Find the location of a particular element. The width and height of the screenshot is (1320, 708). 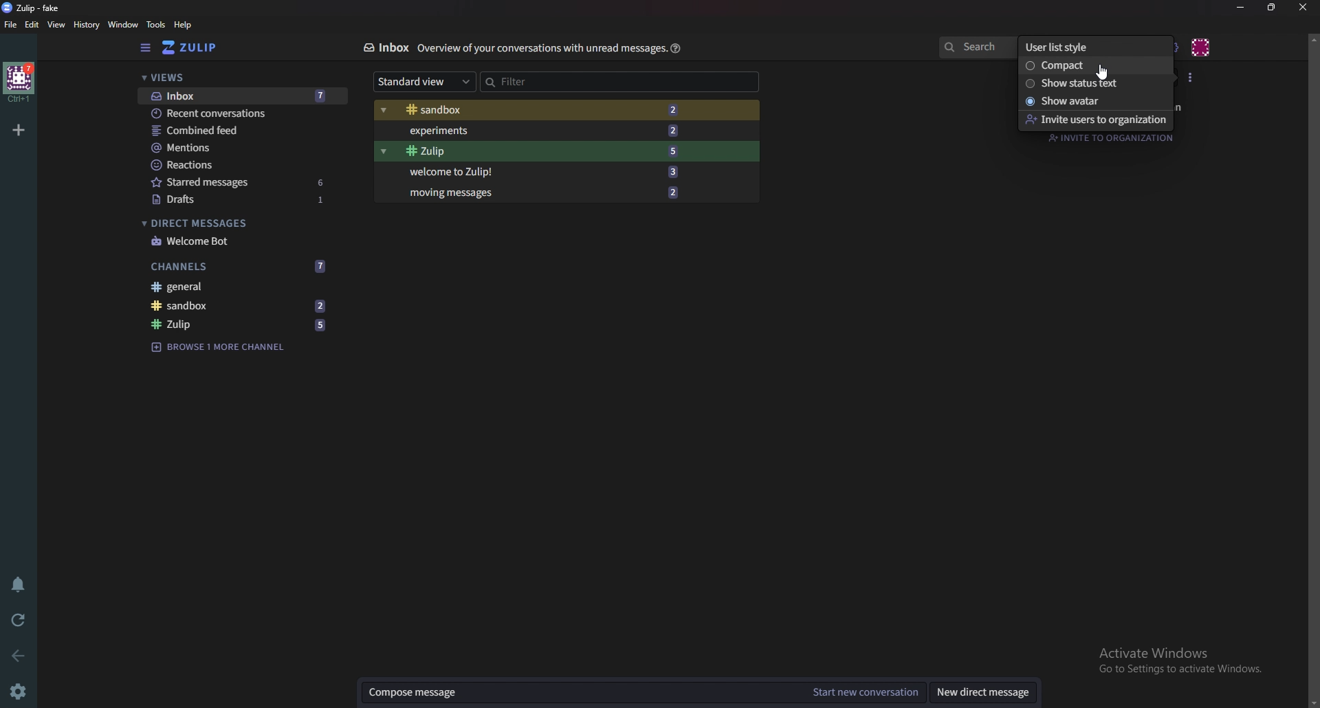

scroll bar is located at coordinates (1313, 368).